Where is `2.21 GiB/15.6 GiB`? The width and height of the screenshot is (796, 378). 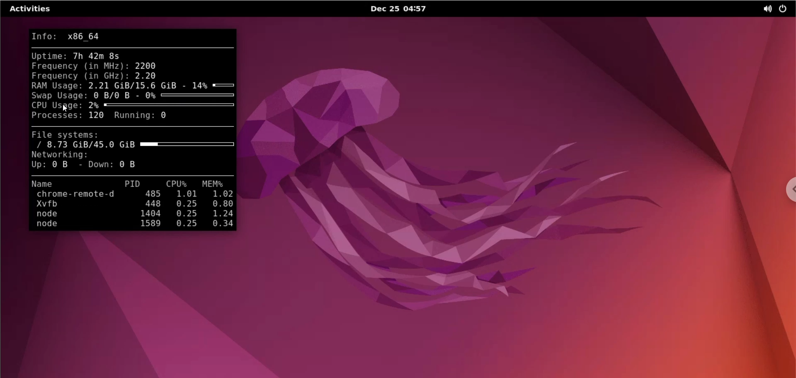
2.21 GiB/15.6 GiB is located at coordinates (135, 85).